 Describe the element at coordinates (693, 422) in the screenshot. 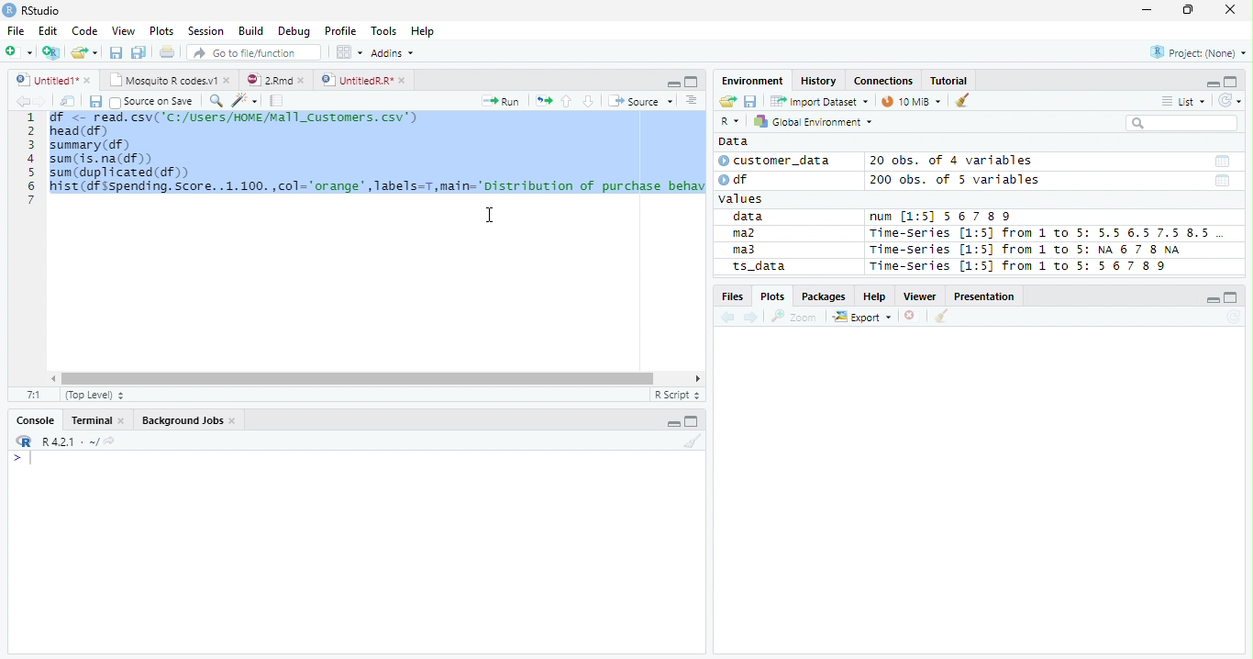

I see `Maximize` at that location.